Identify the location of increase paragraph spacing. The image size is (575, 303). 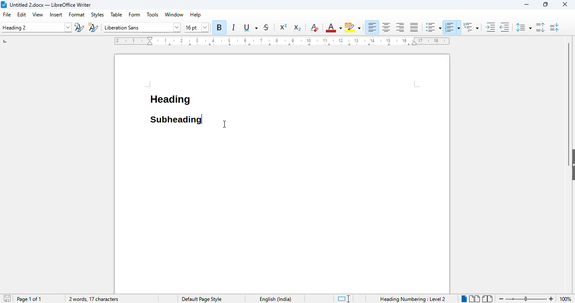
(540, 27).